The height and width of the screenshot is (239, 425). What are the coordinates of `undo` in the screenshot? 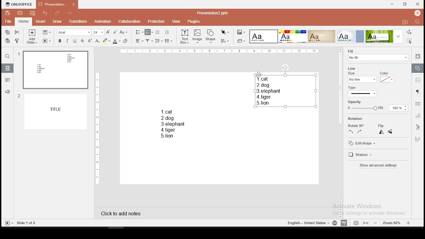 It's located at (45, 13).